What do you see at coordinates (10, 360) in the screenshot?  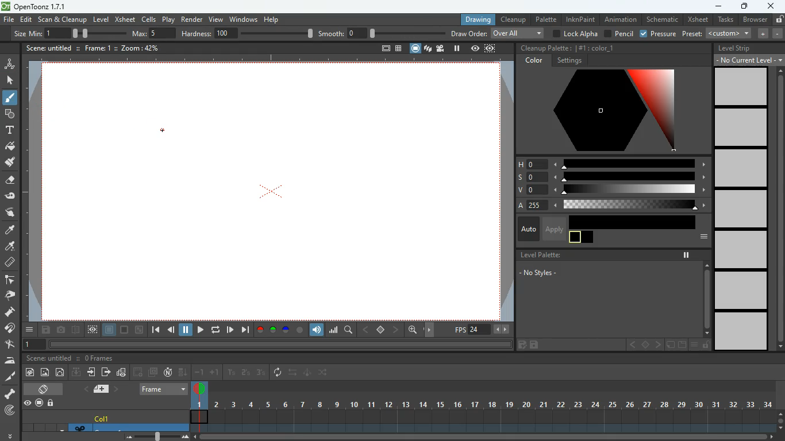 I see `iron` at bounding box center [10, 360].